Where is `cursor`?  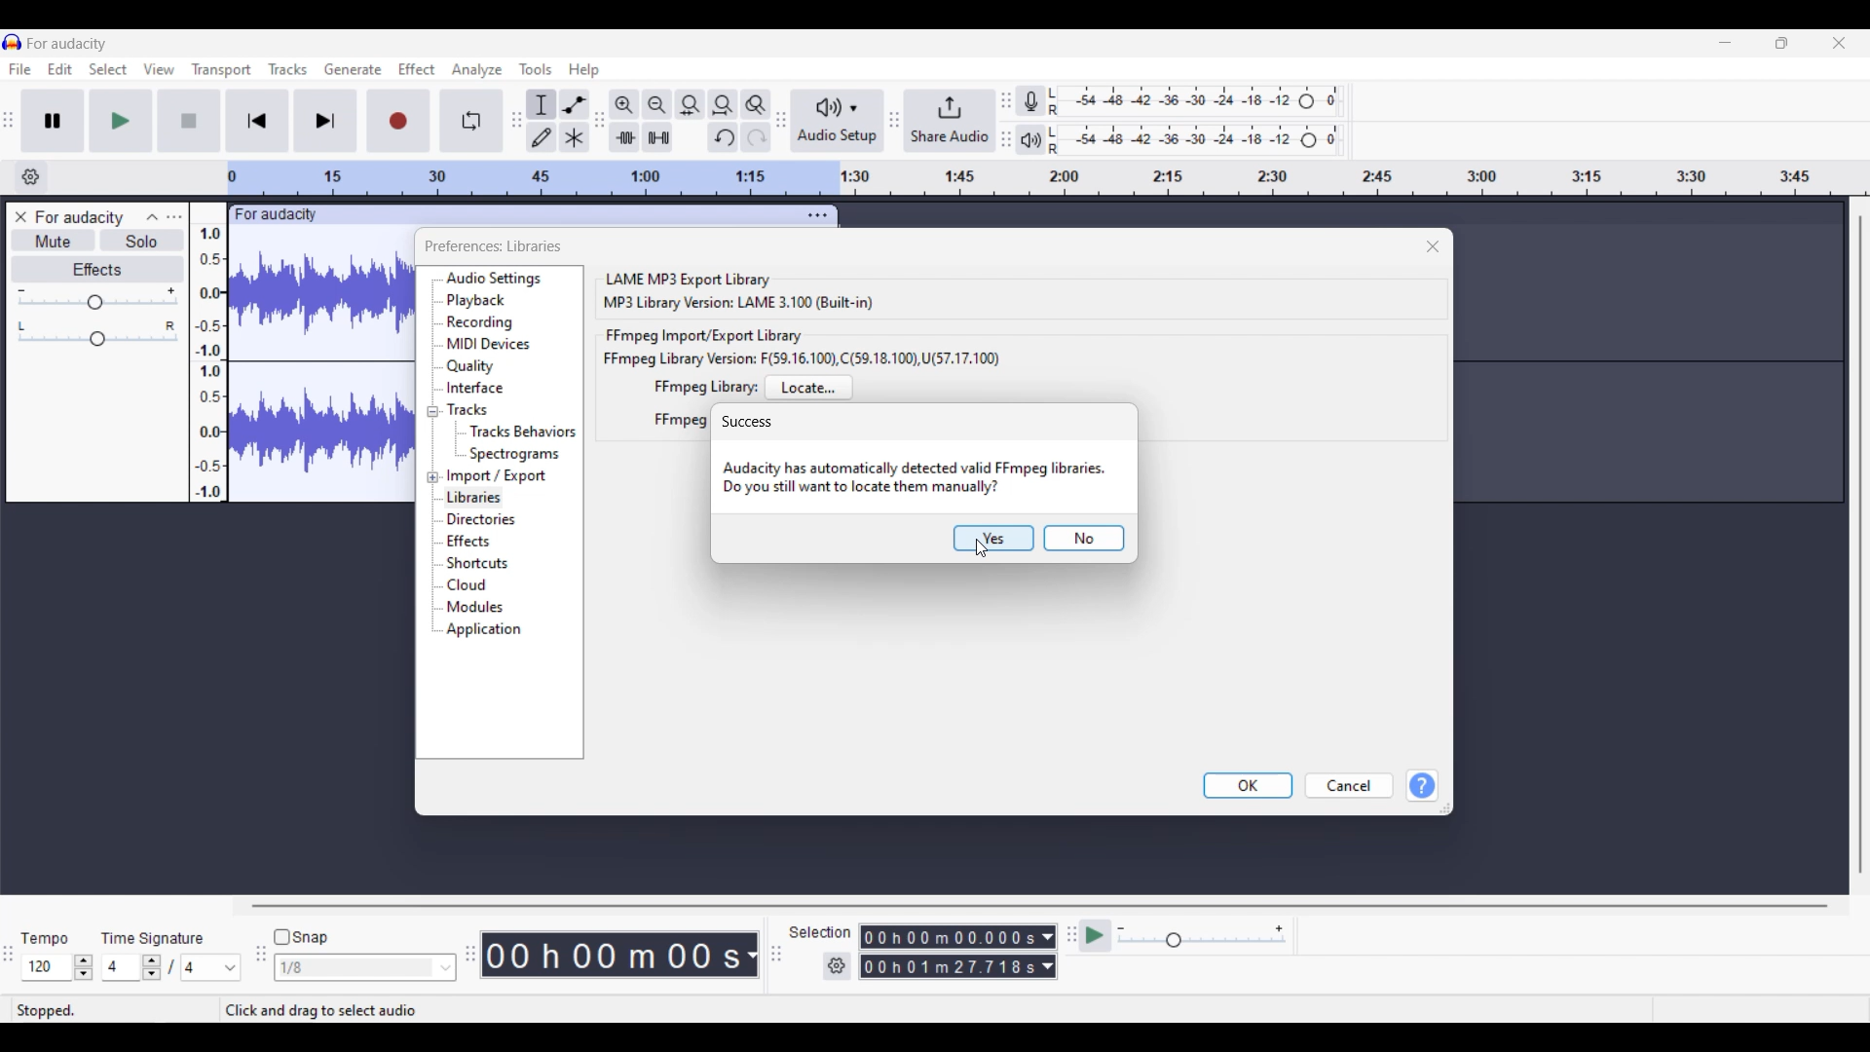
cursor is located at coordinates (981, 548).